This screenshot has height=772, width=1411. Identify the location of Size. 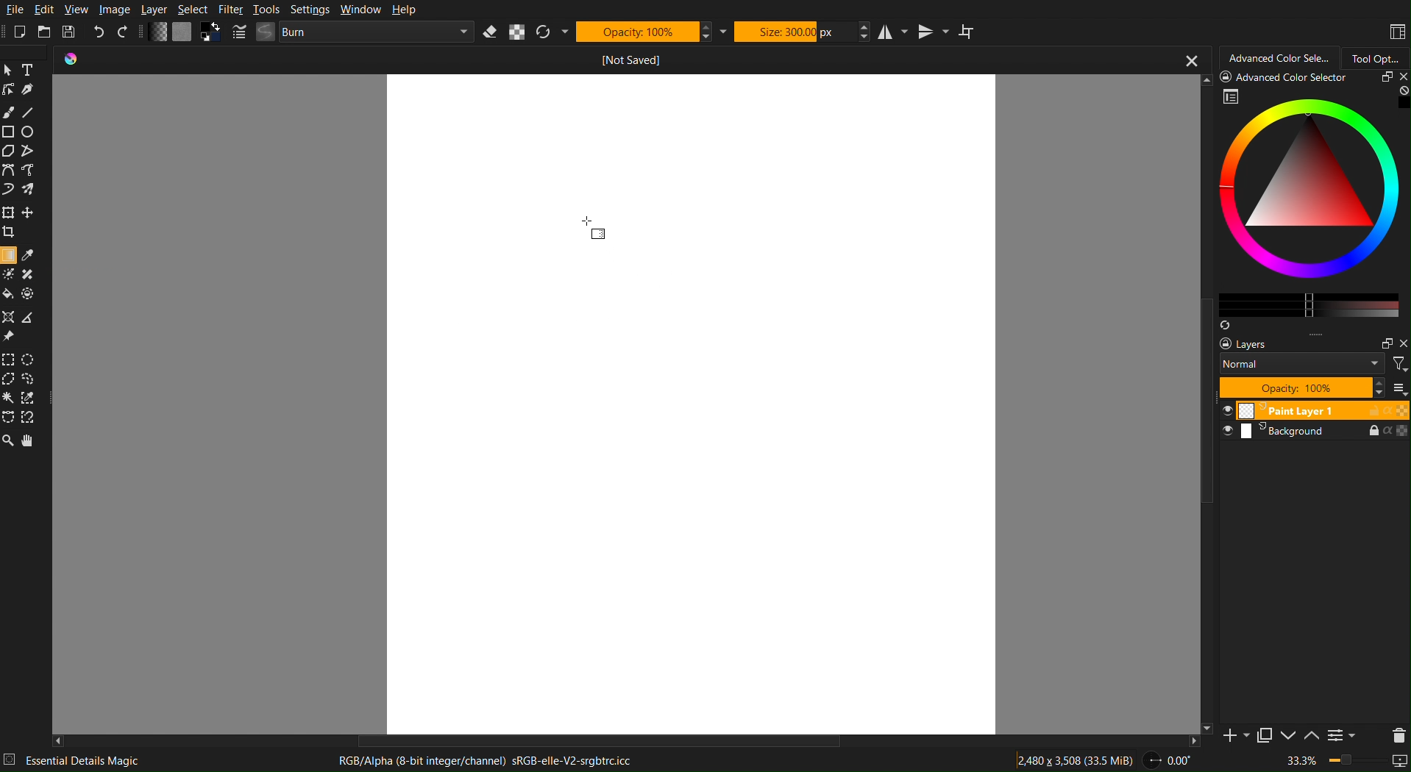
(793, 30).